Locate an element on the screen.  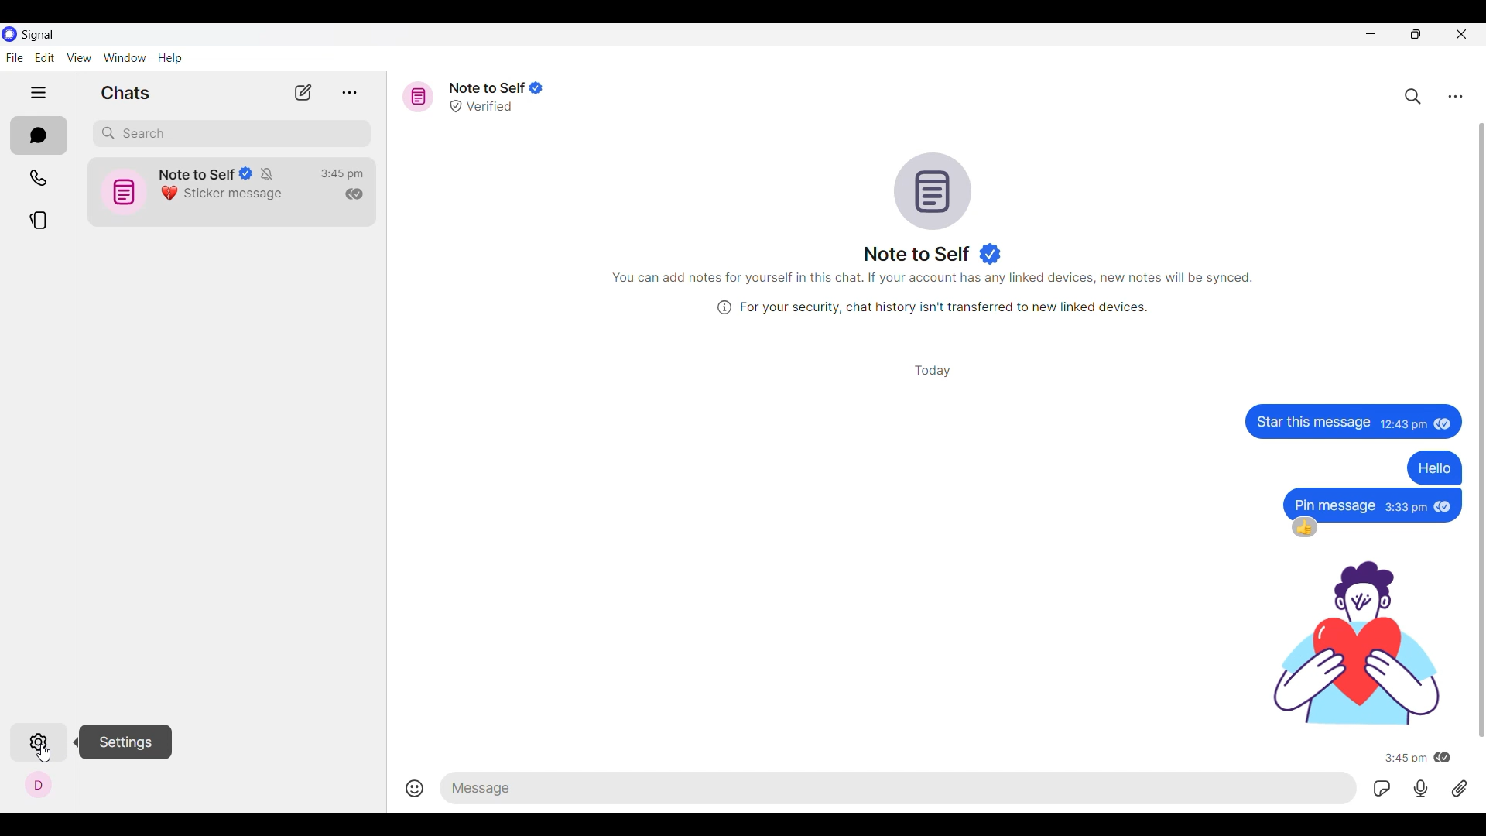
Search chats is located at coordinates (1413, 97).